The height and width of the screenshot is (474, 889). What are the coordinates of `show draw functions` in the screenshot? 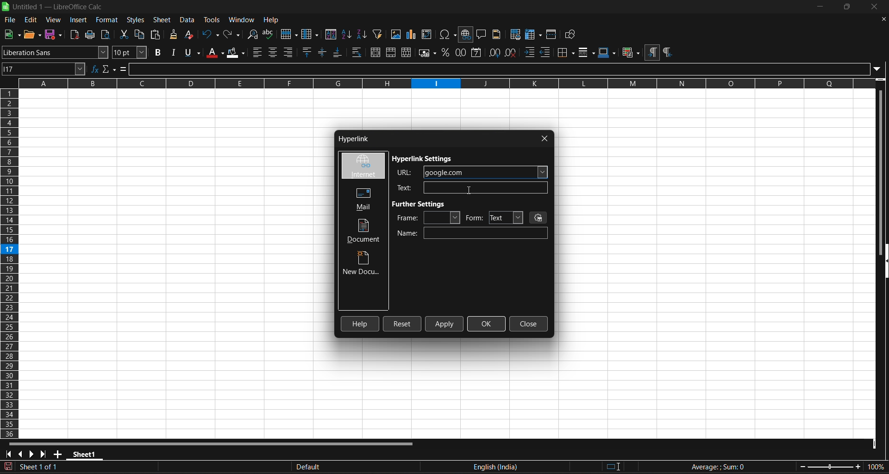 It's located at (572, 34).